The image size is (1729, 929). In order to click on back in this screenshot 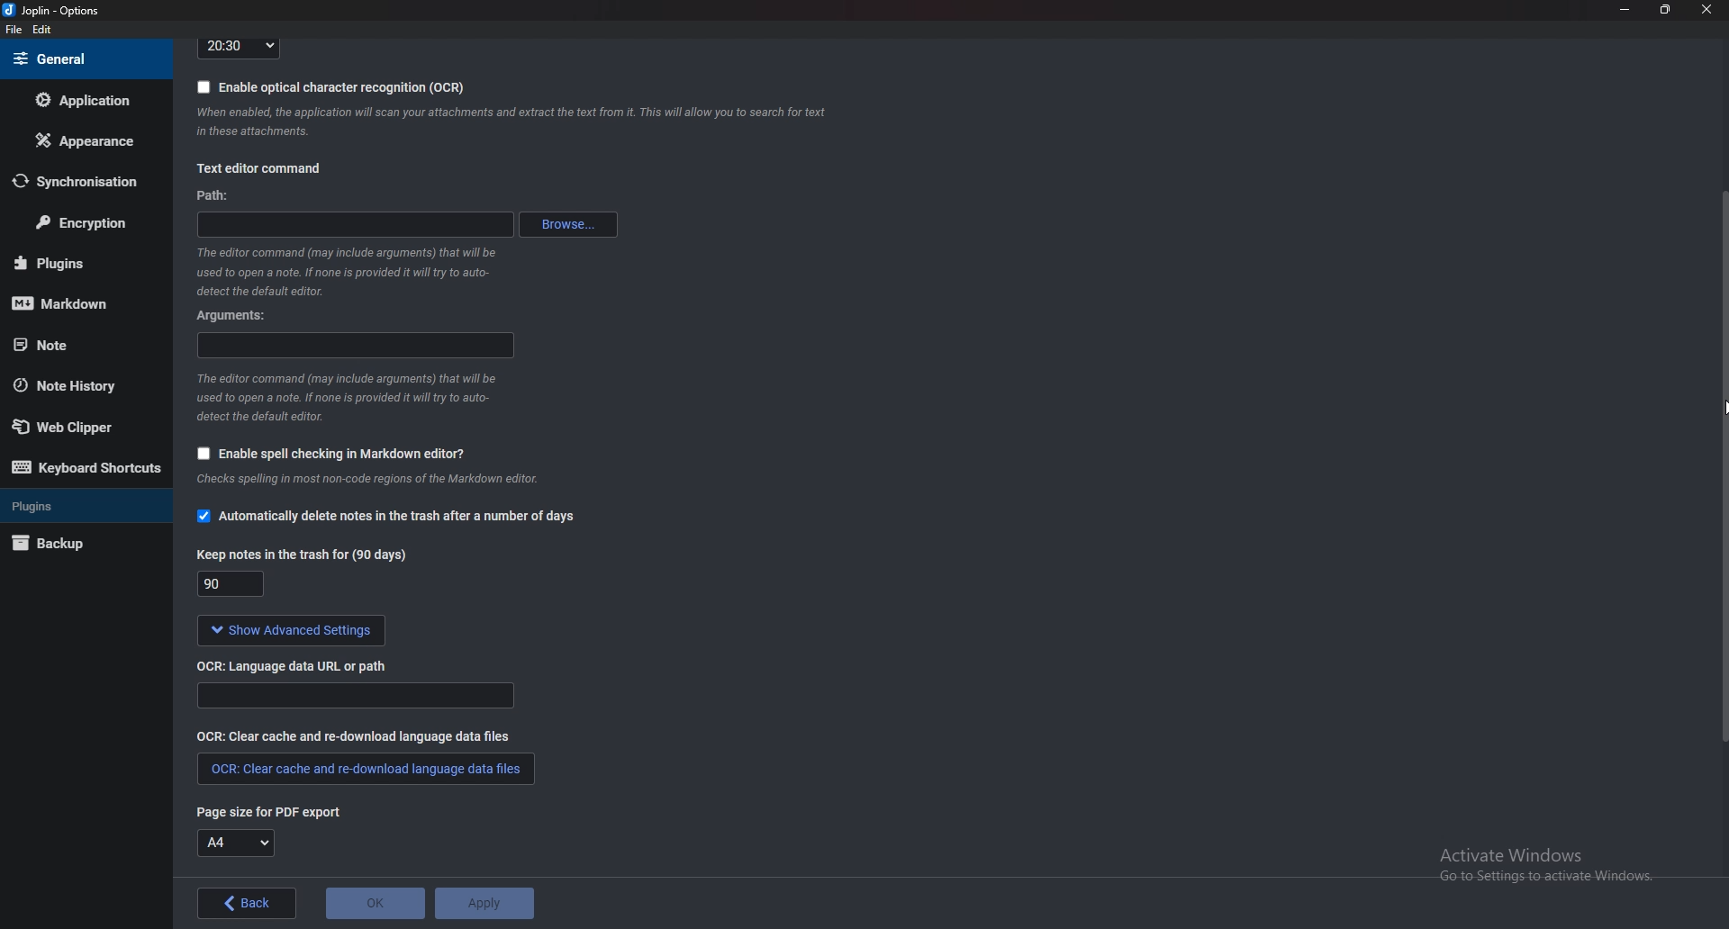, I will do `click(249, 903)`.